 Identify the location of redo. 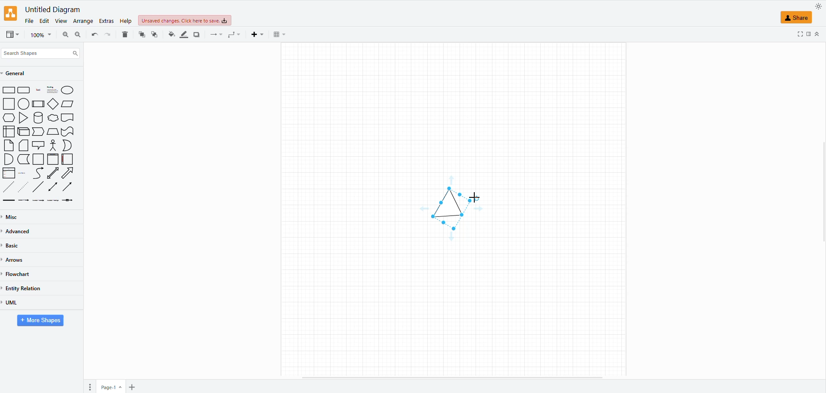
(94, 34).